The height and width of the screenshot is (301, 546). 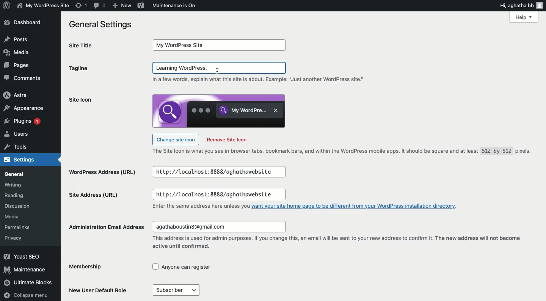 I want to click on checkbox, so click(x=182, y=267).